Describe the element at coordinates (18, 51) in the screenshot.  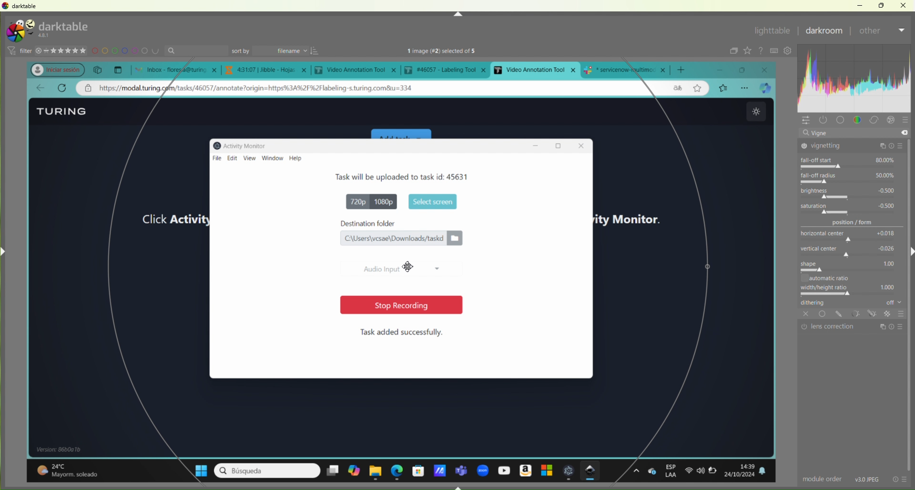
I see `filter` at that location.